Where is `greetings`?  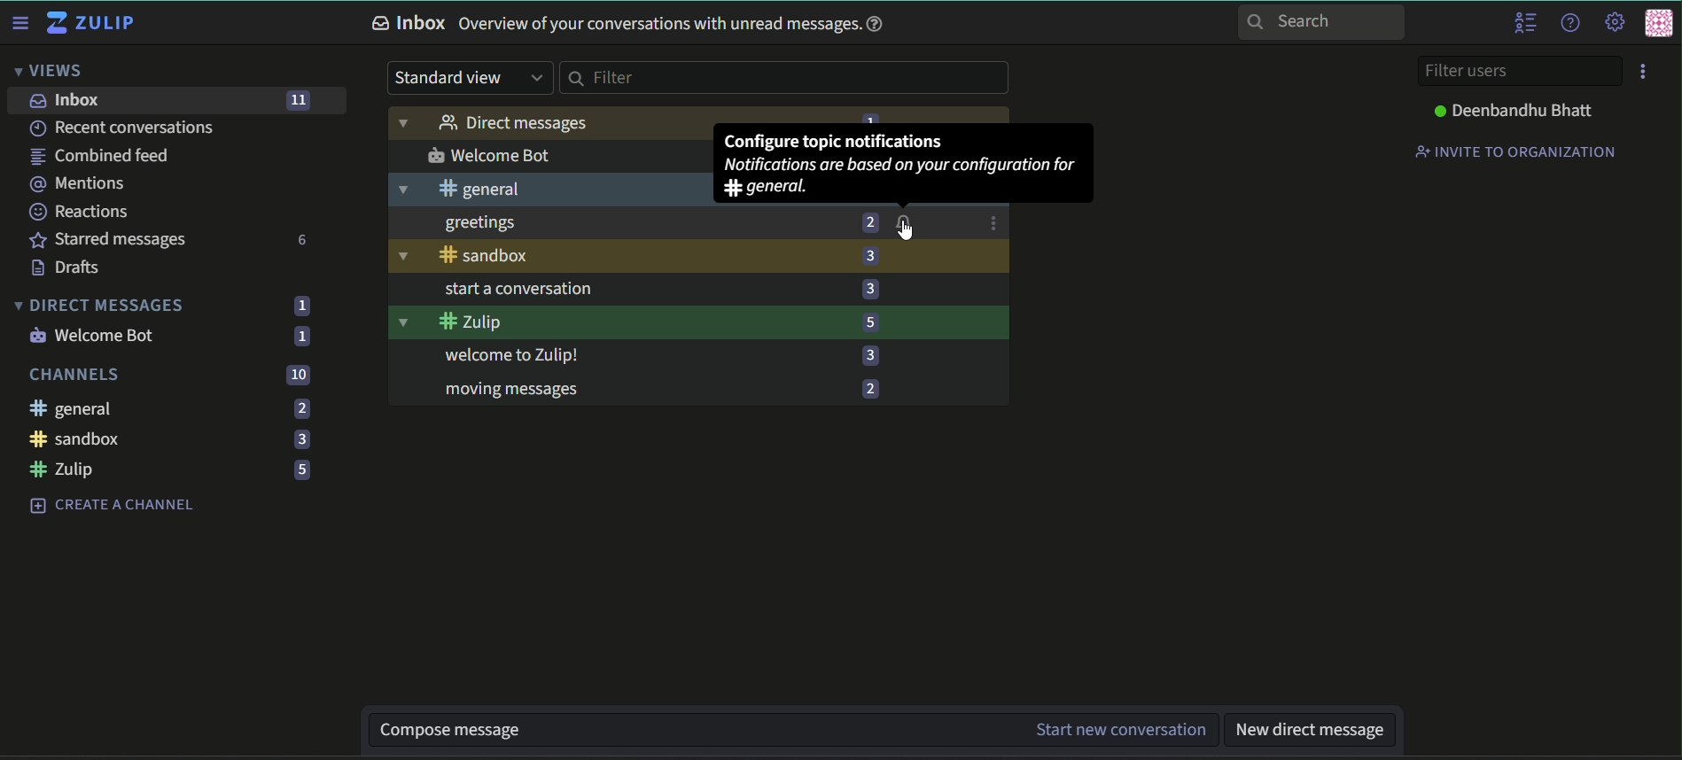
greetings is located at coordinates (631, 225).